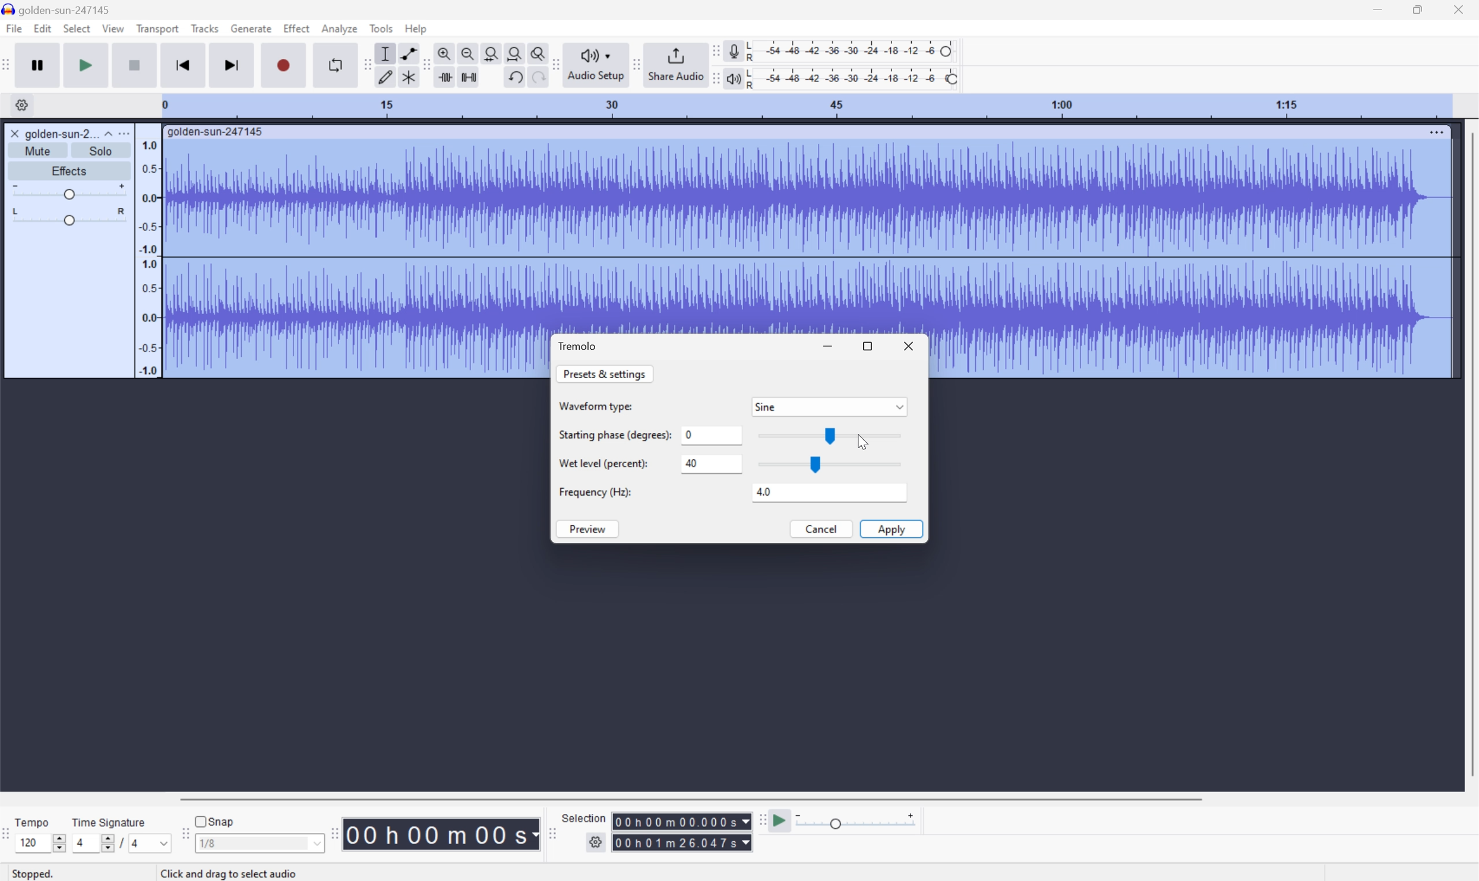  Describe the element at coordinates (595, 844) in the screenshot. I see `Settings` at that location.